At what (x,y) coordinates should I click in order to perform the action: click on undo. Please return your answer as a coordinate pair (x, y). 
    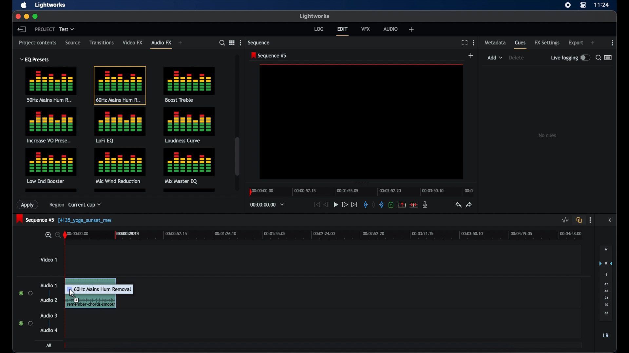
    Looking at the image, I should click on (458, 205).